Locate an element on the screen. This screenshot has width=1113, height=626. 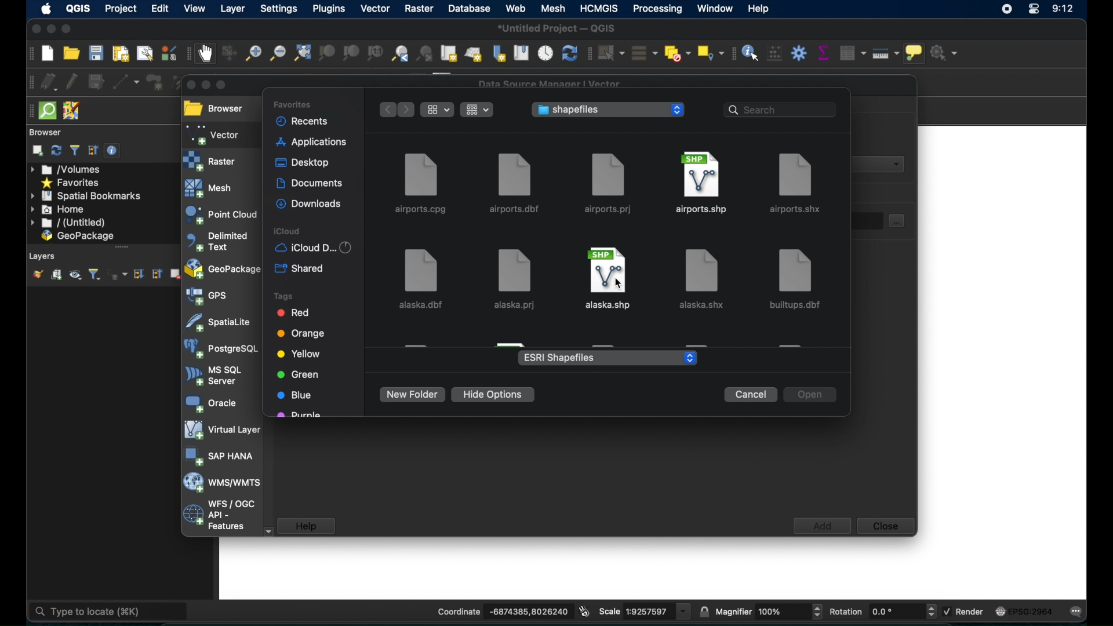
minimize is located at coordinates (51, 30).